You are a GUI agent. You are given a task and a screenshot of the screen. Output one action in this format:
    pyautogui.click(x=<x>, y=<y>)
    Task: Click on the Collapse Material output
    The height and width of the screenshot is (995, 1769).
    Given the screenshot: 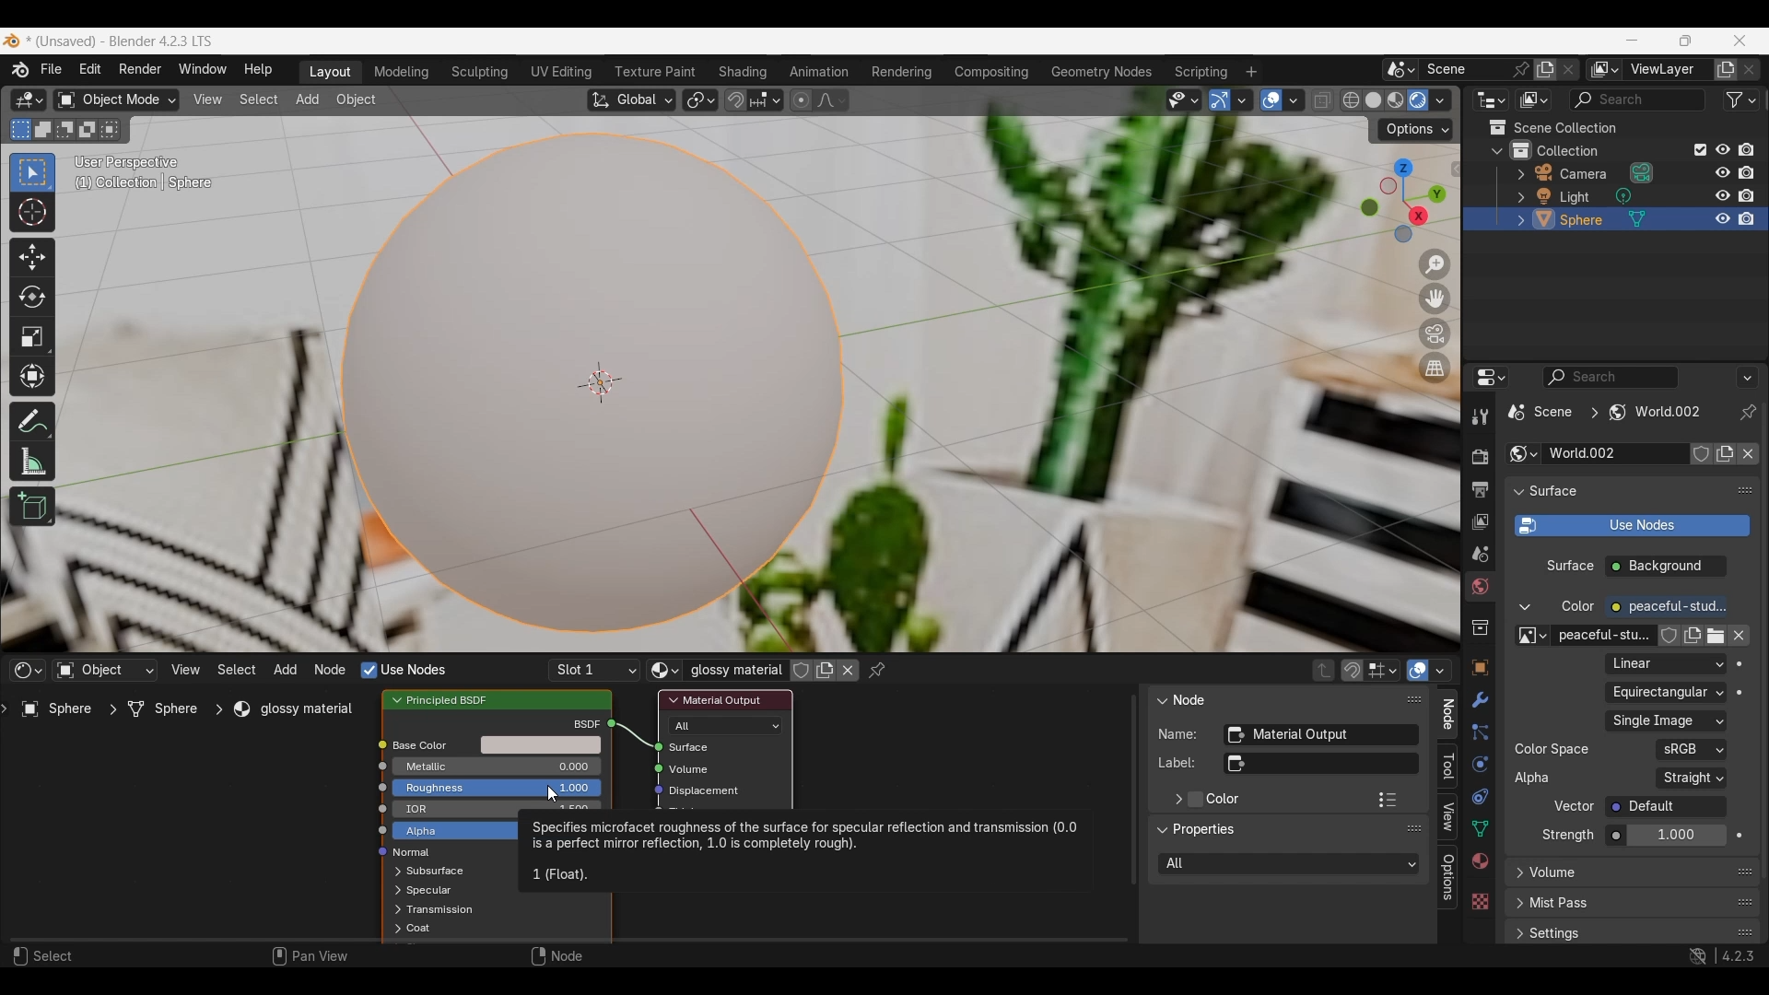 What is the action you would take?
    pyautogui.click(x=674, y=700)
    